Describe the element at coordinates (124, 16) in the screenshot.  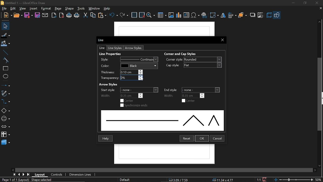
I see `redo` at that location.